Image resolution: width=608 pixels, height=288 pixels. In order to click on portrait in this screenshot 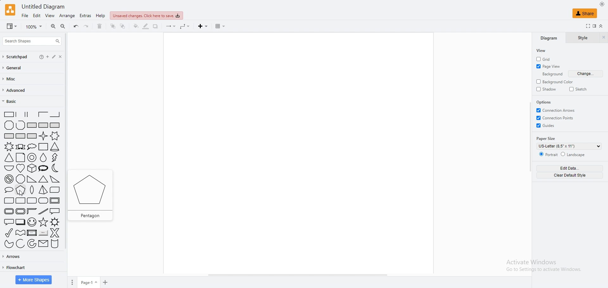, I will do `click(547, 154)`.